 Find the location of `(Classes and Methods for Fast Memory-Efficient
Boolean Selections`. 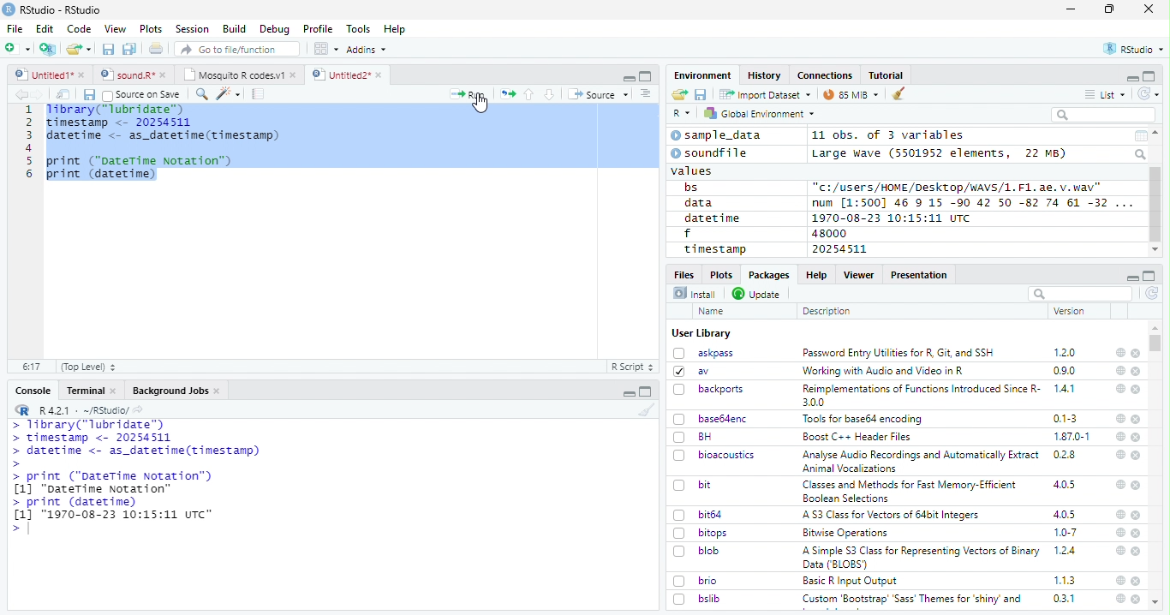

(Classes and Methods for Fast Memory-Efficient
Boolean Selections is located at coordinates (911, 491).